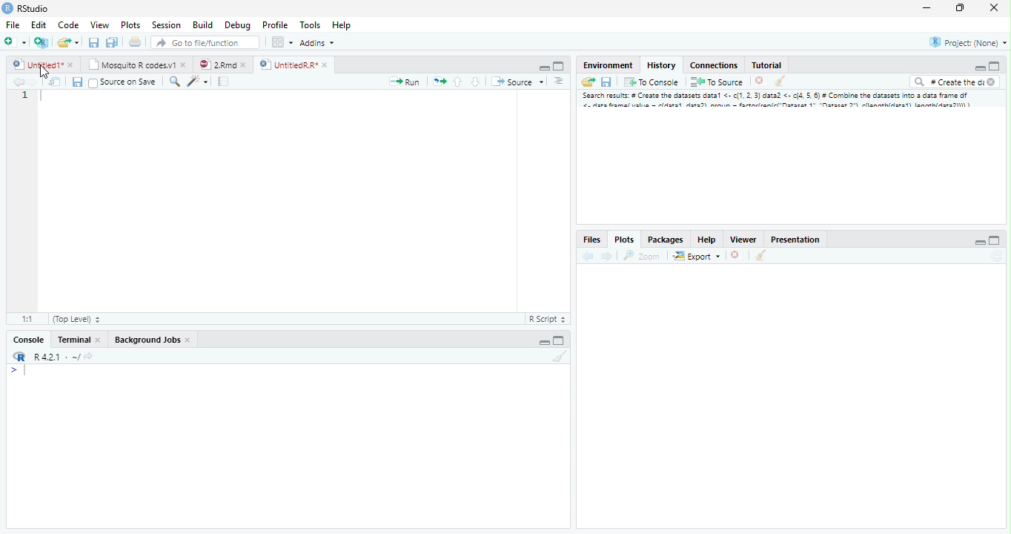 The width and height of the screenshot is (1011, 534). Describe the element at coordinates (13, 26) in the screenshot. I see `File` at that location.